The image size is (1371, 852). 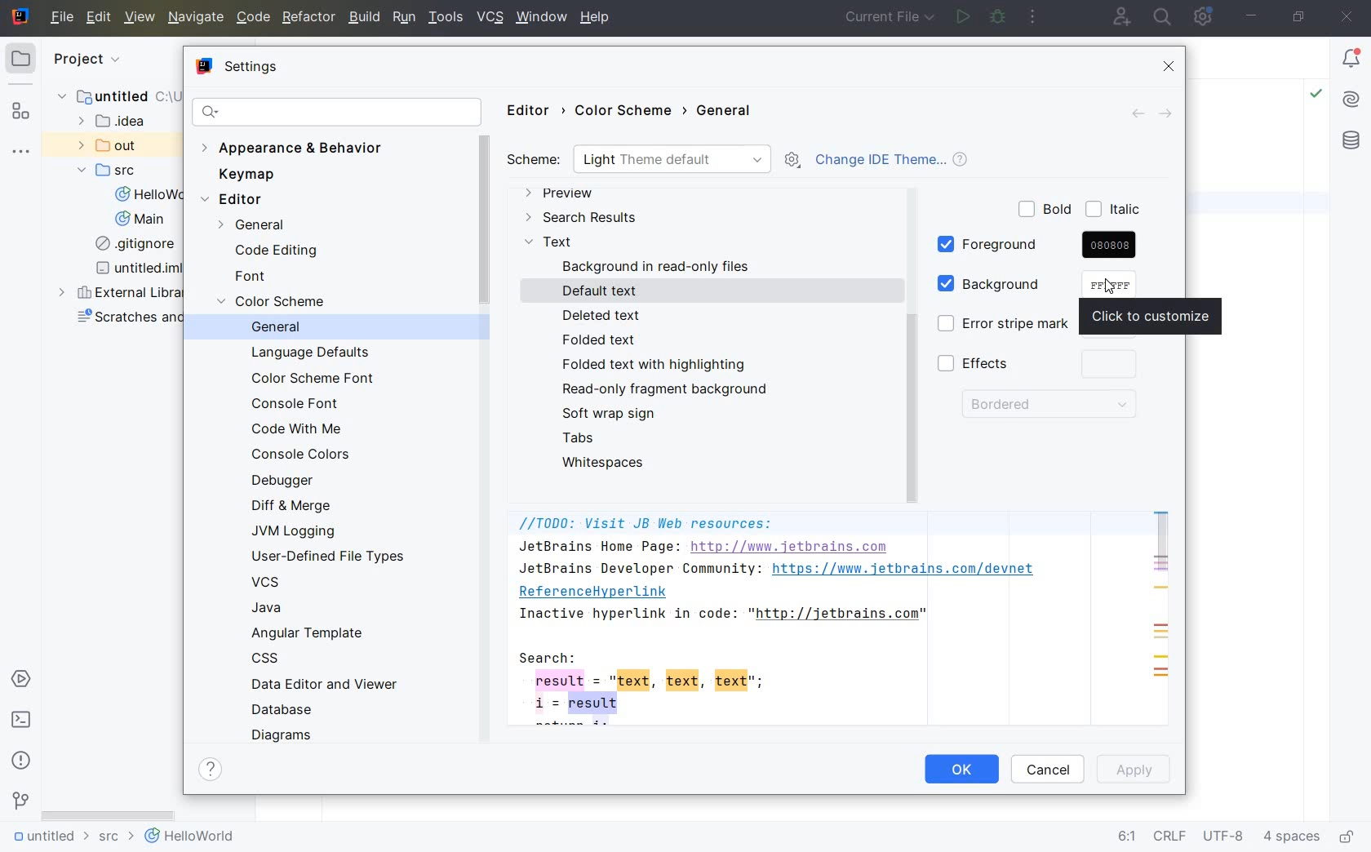 I want to click on window, so click(x=541, y=19).